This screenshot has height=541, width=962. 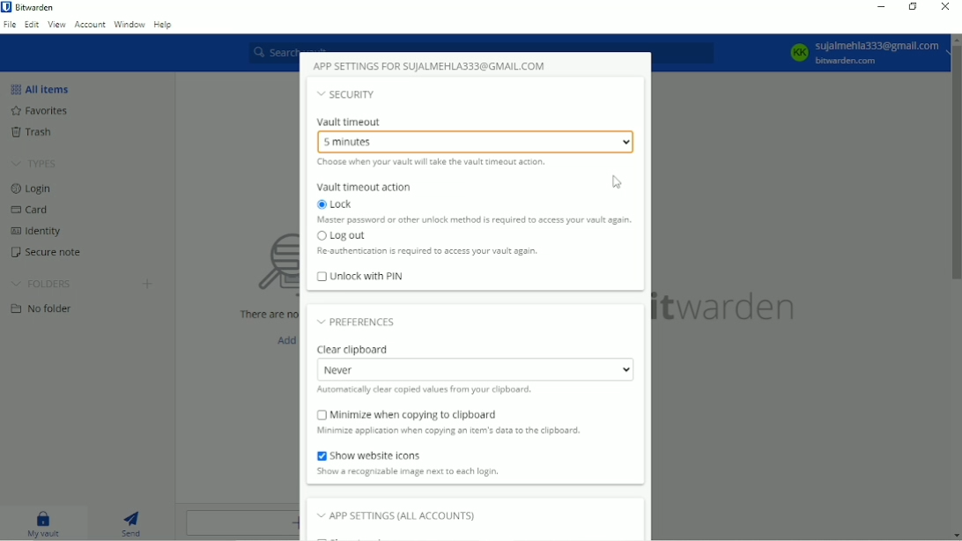 What do you see at coordinates (333, 204) in the screenshot?
I see `Lock` at bounding box center [333, 204].